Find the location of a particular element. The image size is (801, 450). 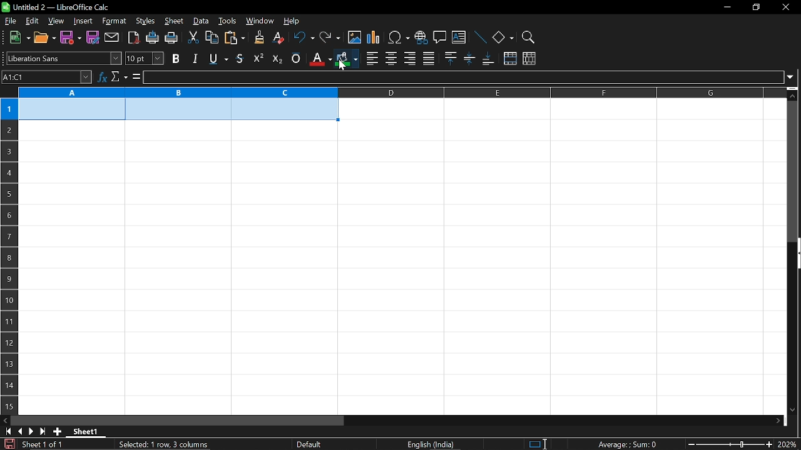

insert image is located at coordinates (354, 38).